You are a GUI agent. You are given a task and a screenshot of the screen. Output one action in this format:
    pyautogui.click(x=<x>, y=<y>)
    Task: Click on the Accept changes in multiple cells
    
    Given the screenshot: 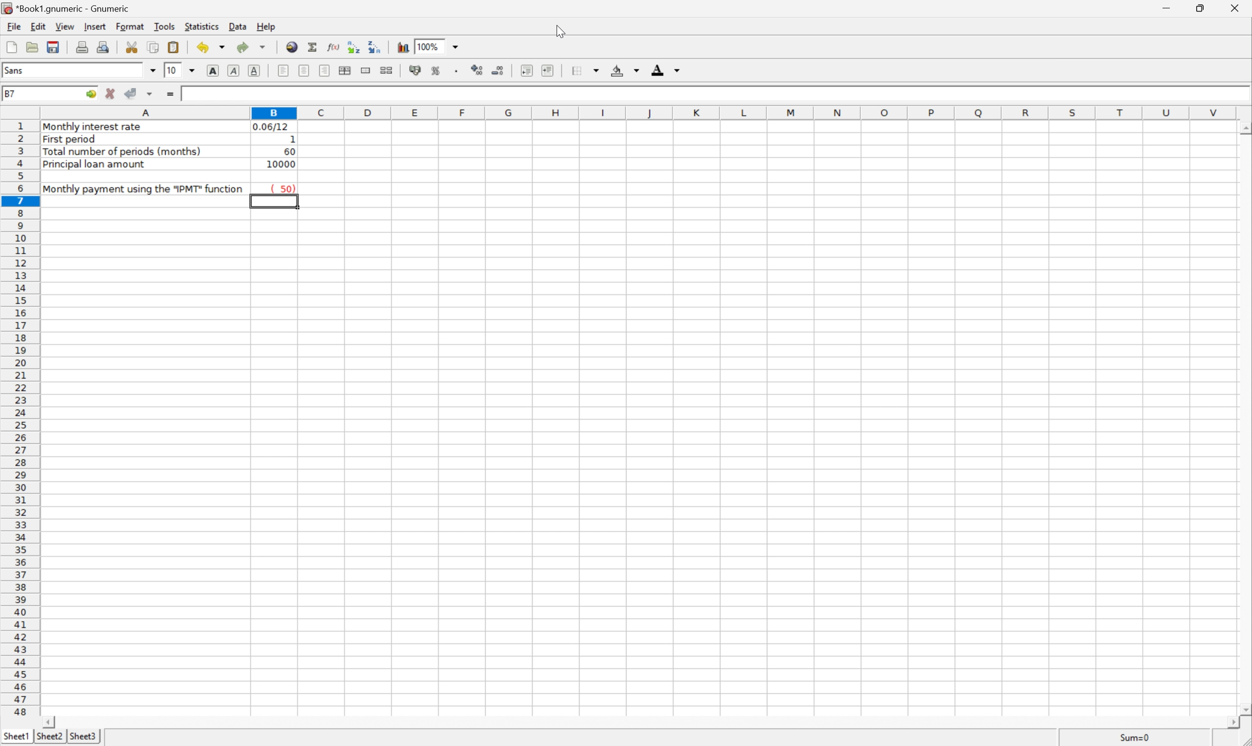 What is the action you would take?
    pyautogui.click(x=150, y=95)
    